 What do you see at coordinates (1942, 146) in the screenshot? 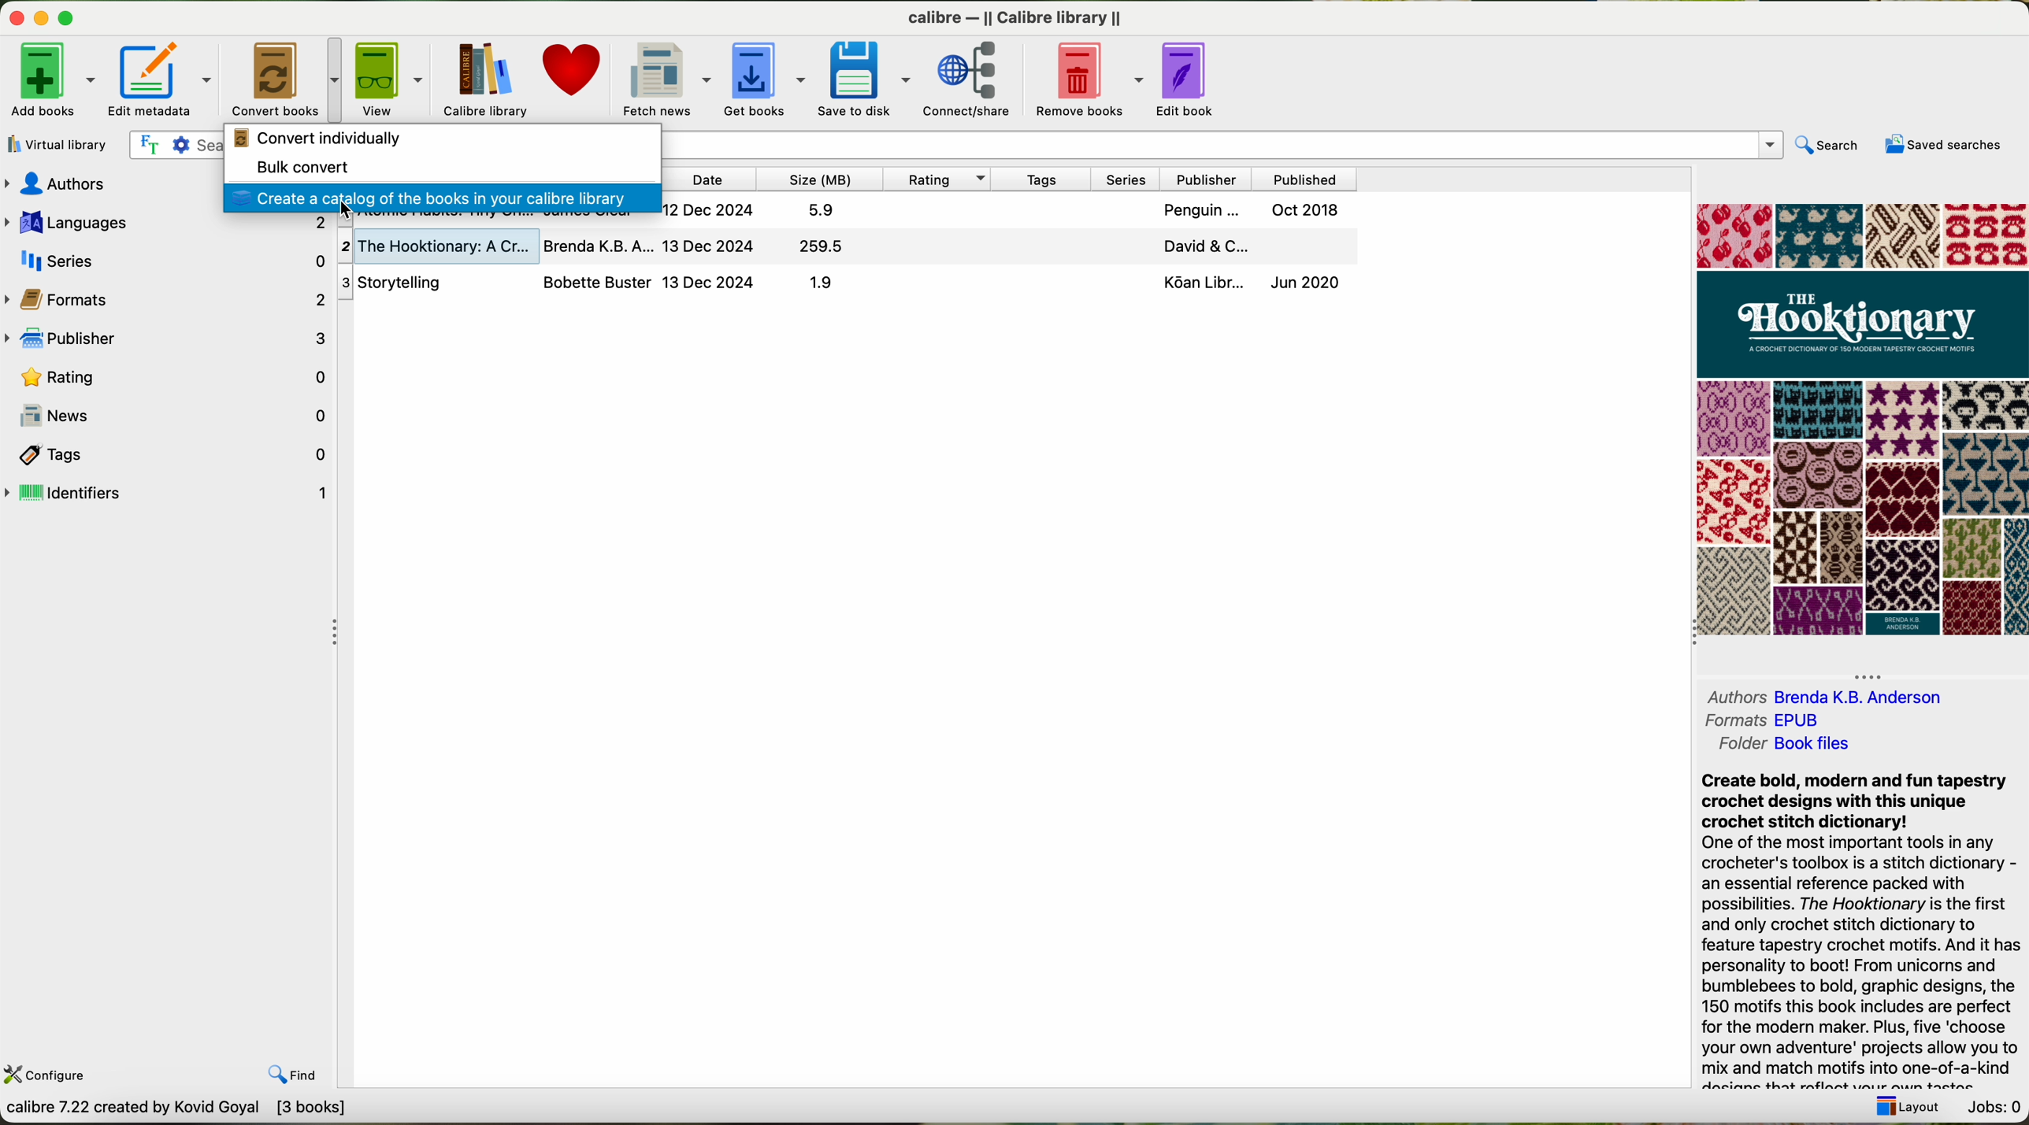
I see `saved searches` at bounding box center [1942, 146].